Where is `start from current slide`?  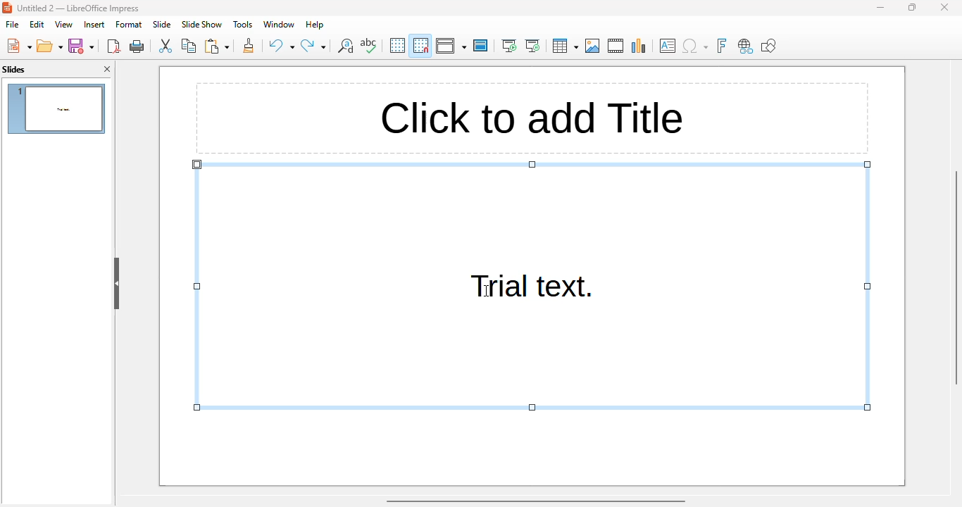
start from current slide is located at coordinates (533, 46).